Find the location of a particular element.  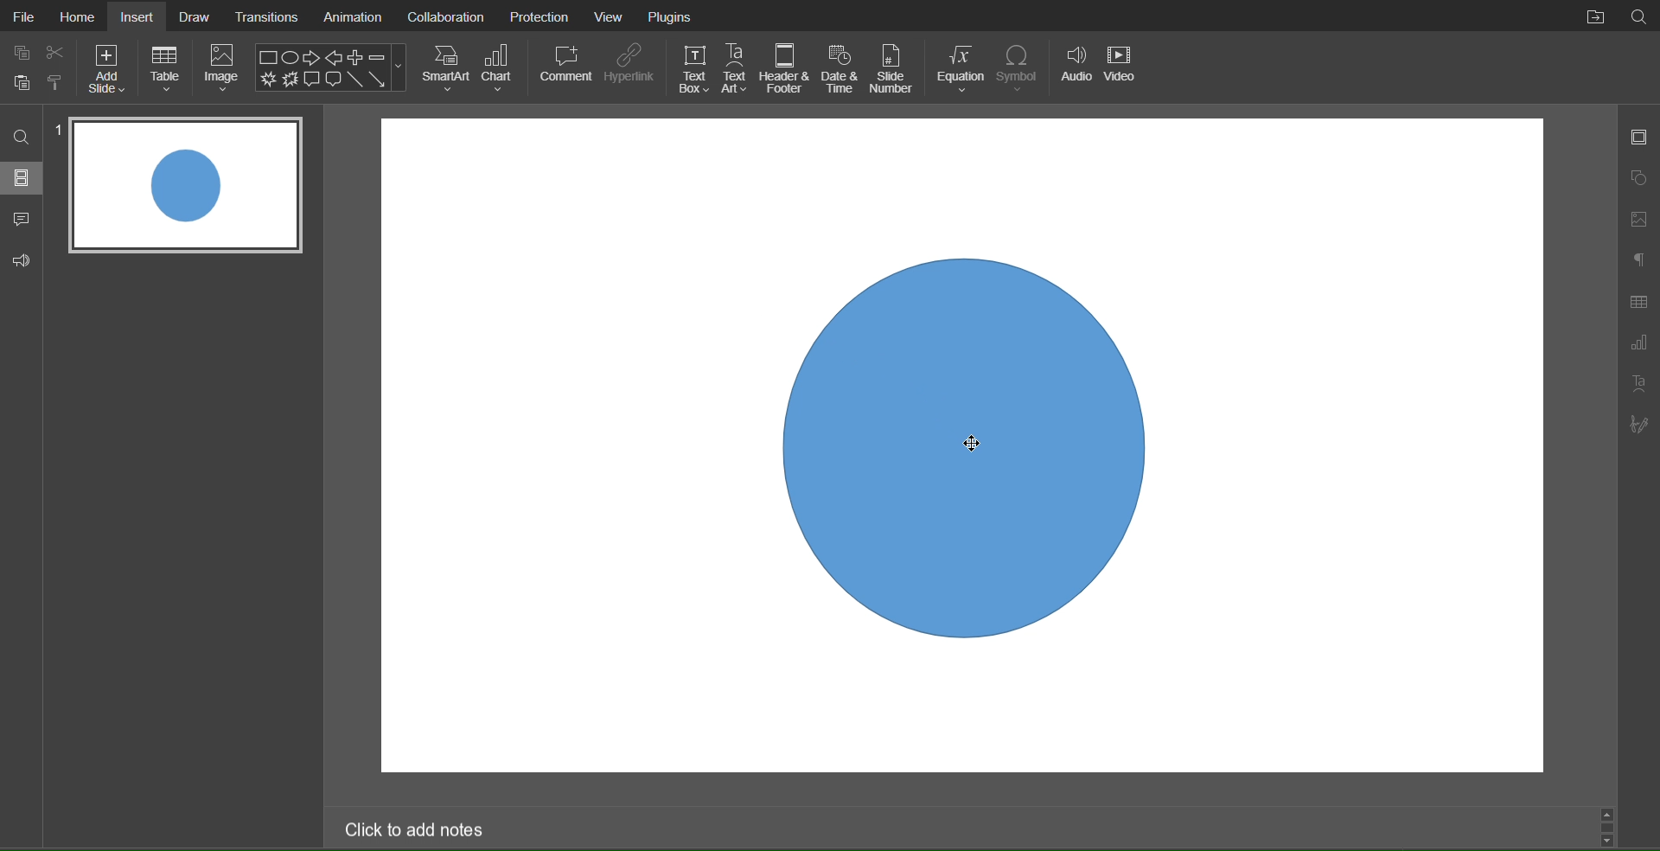

Date and Time is located at coordinates (840, 67).